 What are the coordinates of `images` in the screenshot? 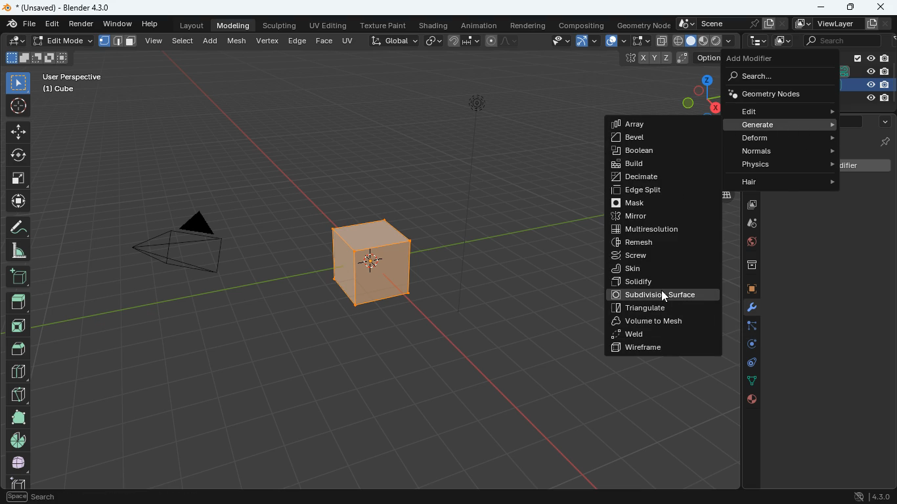 It's located at (749, 206).